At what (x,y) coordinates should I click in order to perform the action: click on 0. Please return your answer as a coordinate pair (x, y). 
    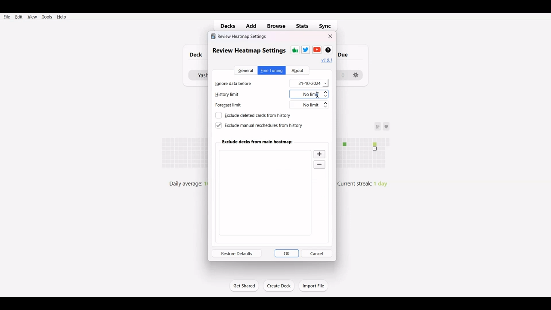
    Looking at the image, I should click on (342, 74).